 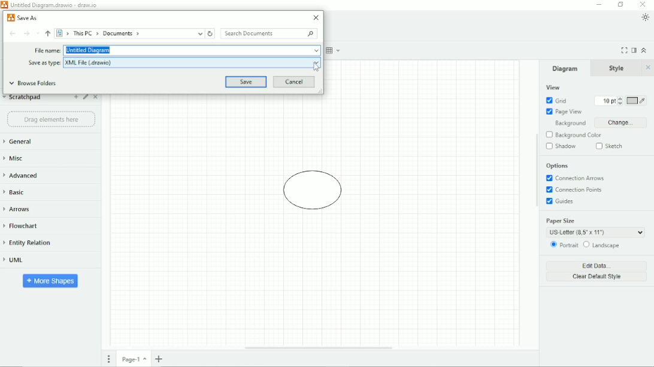 I want to click on Save, so click(x=246, y=82).